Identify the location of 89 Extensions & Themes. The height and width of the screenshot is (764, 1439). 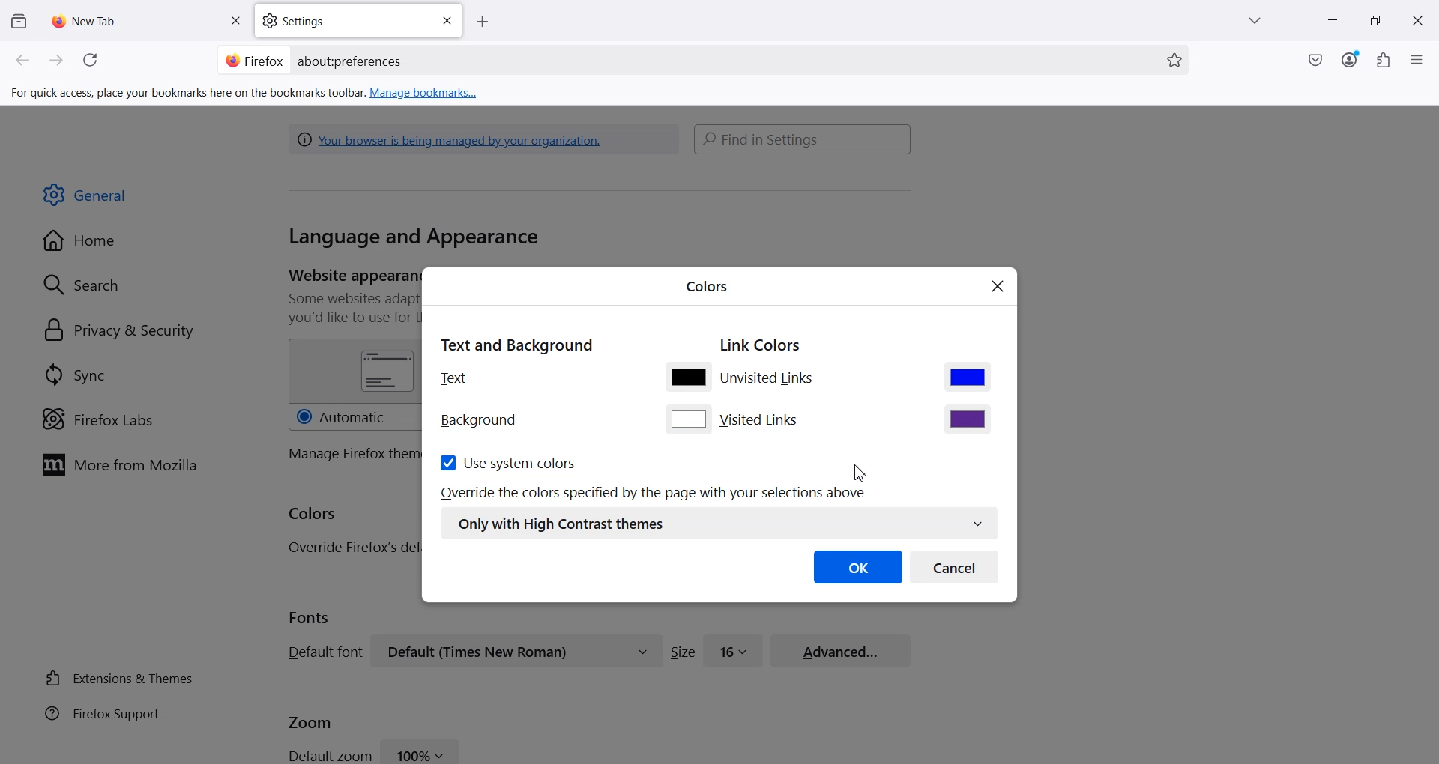
(118, 678).